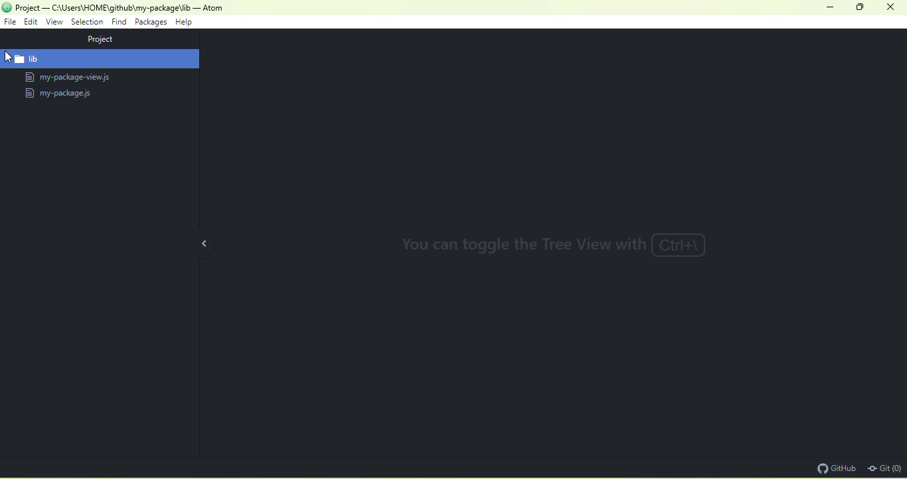 Image resolution: width=907 pixels, height=479 pixels. What do you see at coordinates (7, 7) in the screenshot?
I see `atom icon` at bounding box center [7, 7].